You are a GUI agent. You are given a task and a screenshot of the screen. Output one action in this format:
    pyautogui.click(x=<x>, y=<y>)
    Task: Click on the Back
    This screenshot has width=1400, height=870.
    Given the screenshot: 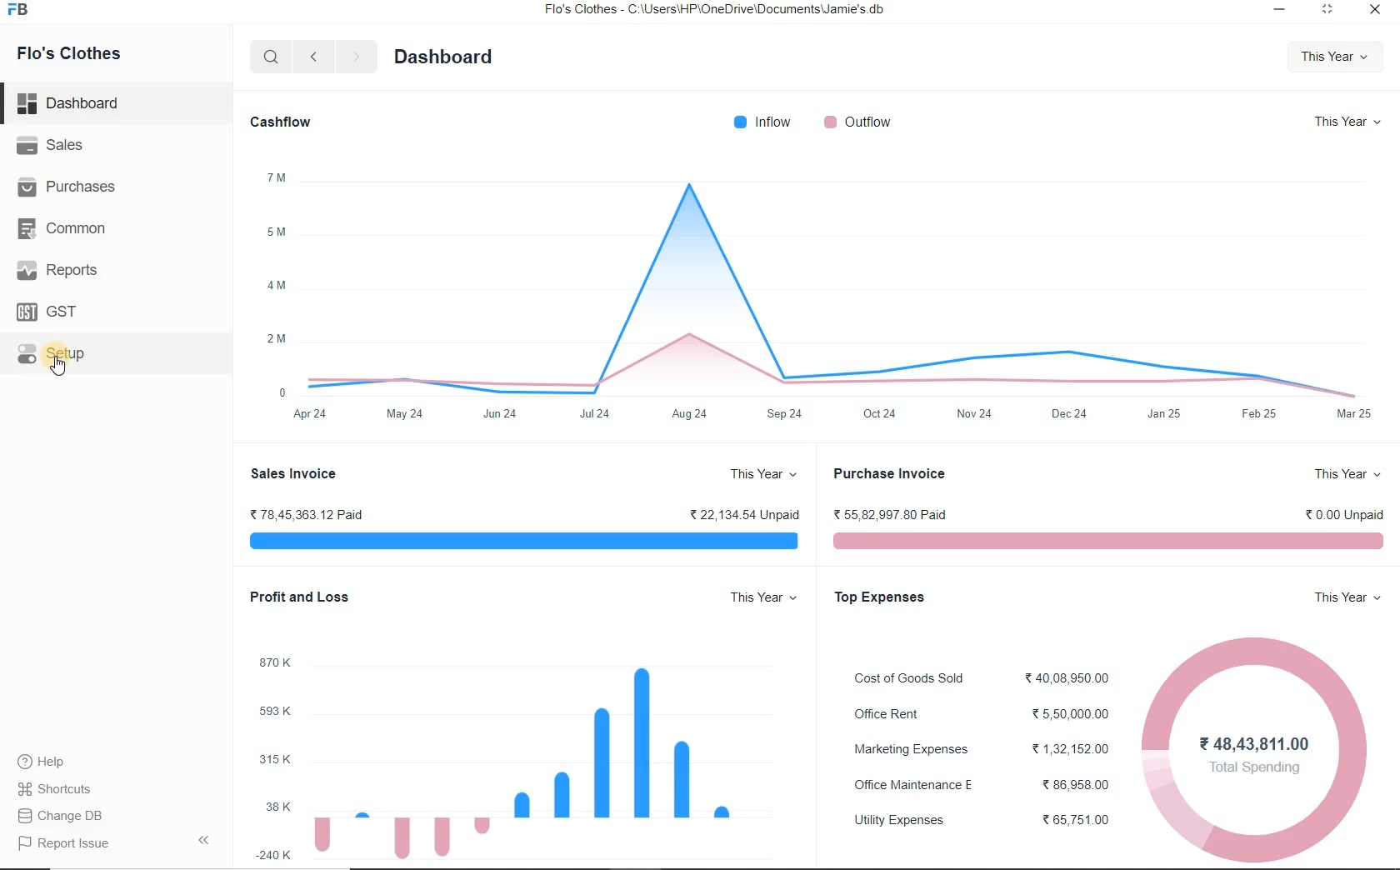 What is the action you would take?
    pyautogui.click(x=312, y=56)
    